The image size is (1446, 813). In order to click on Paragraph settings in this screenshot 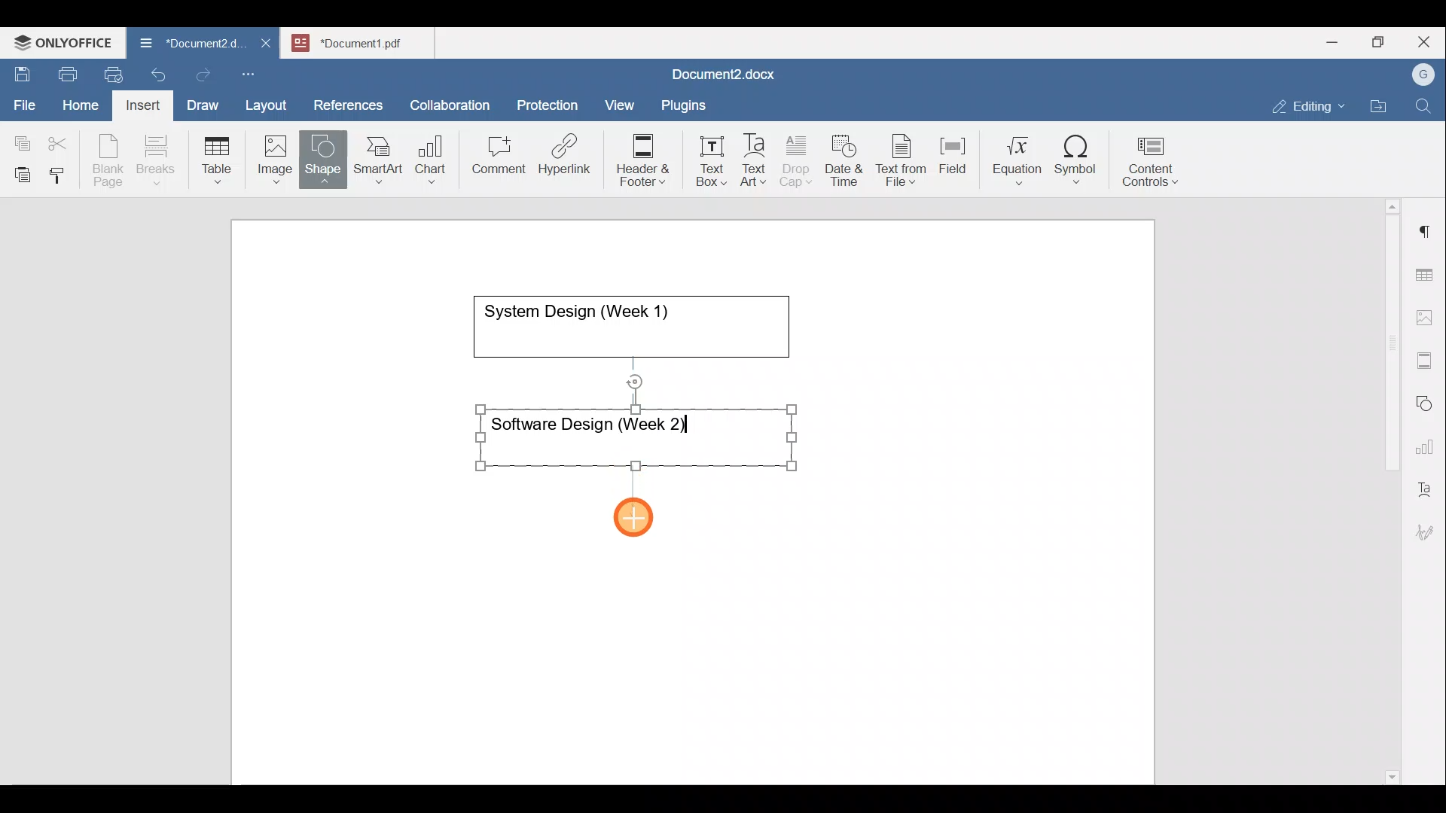, I will do `click(1426, 225)`.